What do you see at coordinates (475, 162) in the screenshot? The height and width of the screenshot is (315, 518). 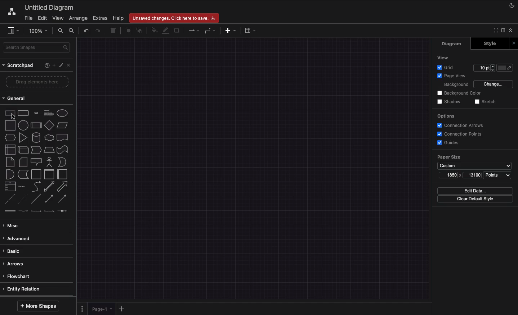 I see `Paper size` at bounding box center [475, 162].